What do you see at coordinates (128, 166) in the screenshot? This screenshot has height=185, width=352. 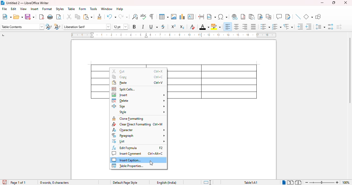 I see `table properties` at bounding box center [128, 166].